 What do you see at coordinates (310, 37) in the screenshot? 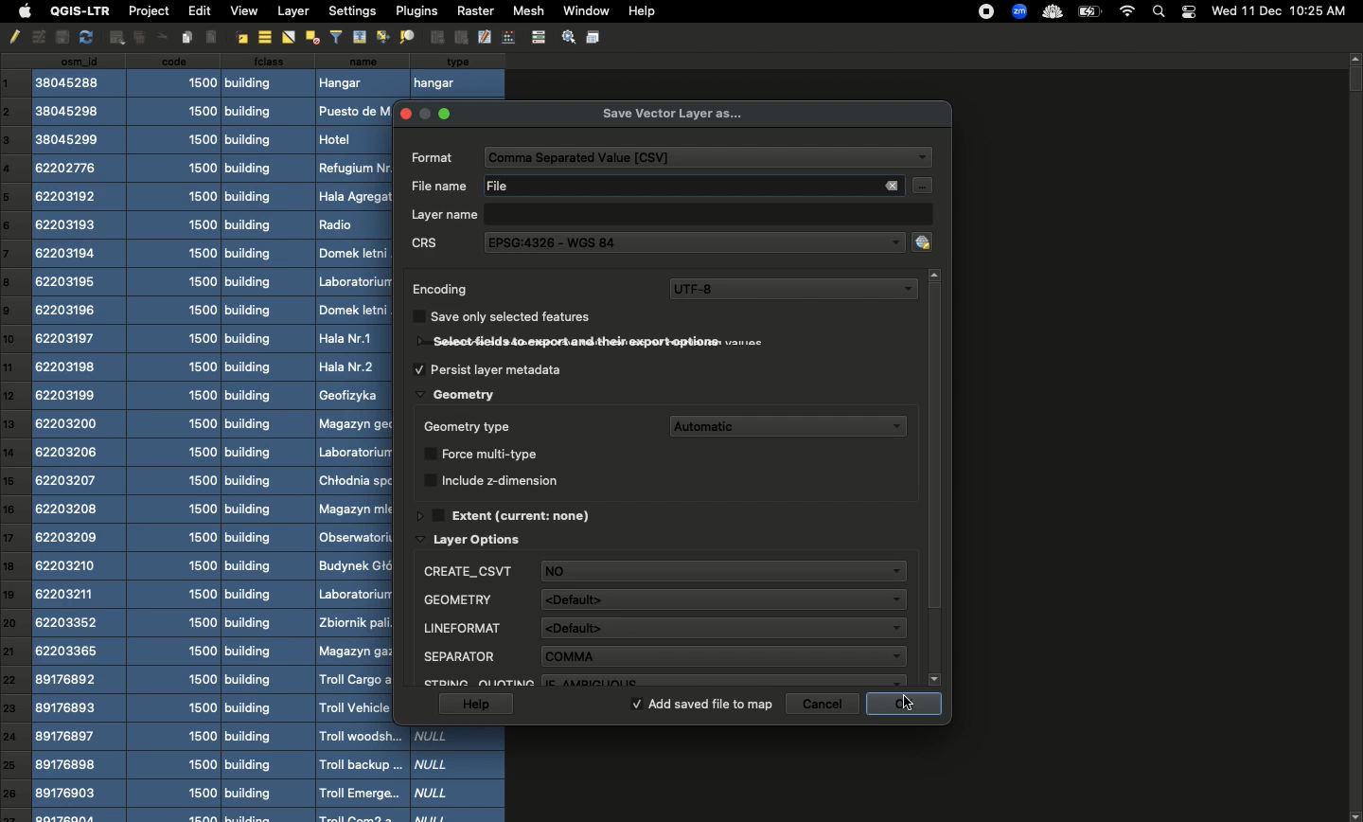
I see `Distribute Objects Evenly` at bounding box center [310, 37].